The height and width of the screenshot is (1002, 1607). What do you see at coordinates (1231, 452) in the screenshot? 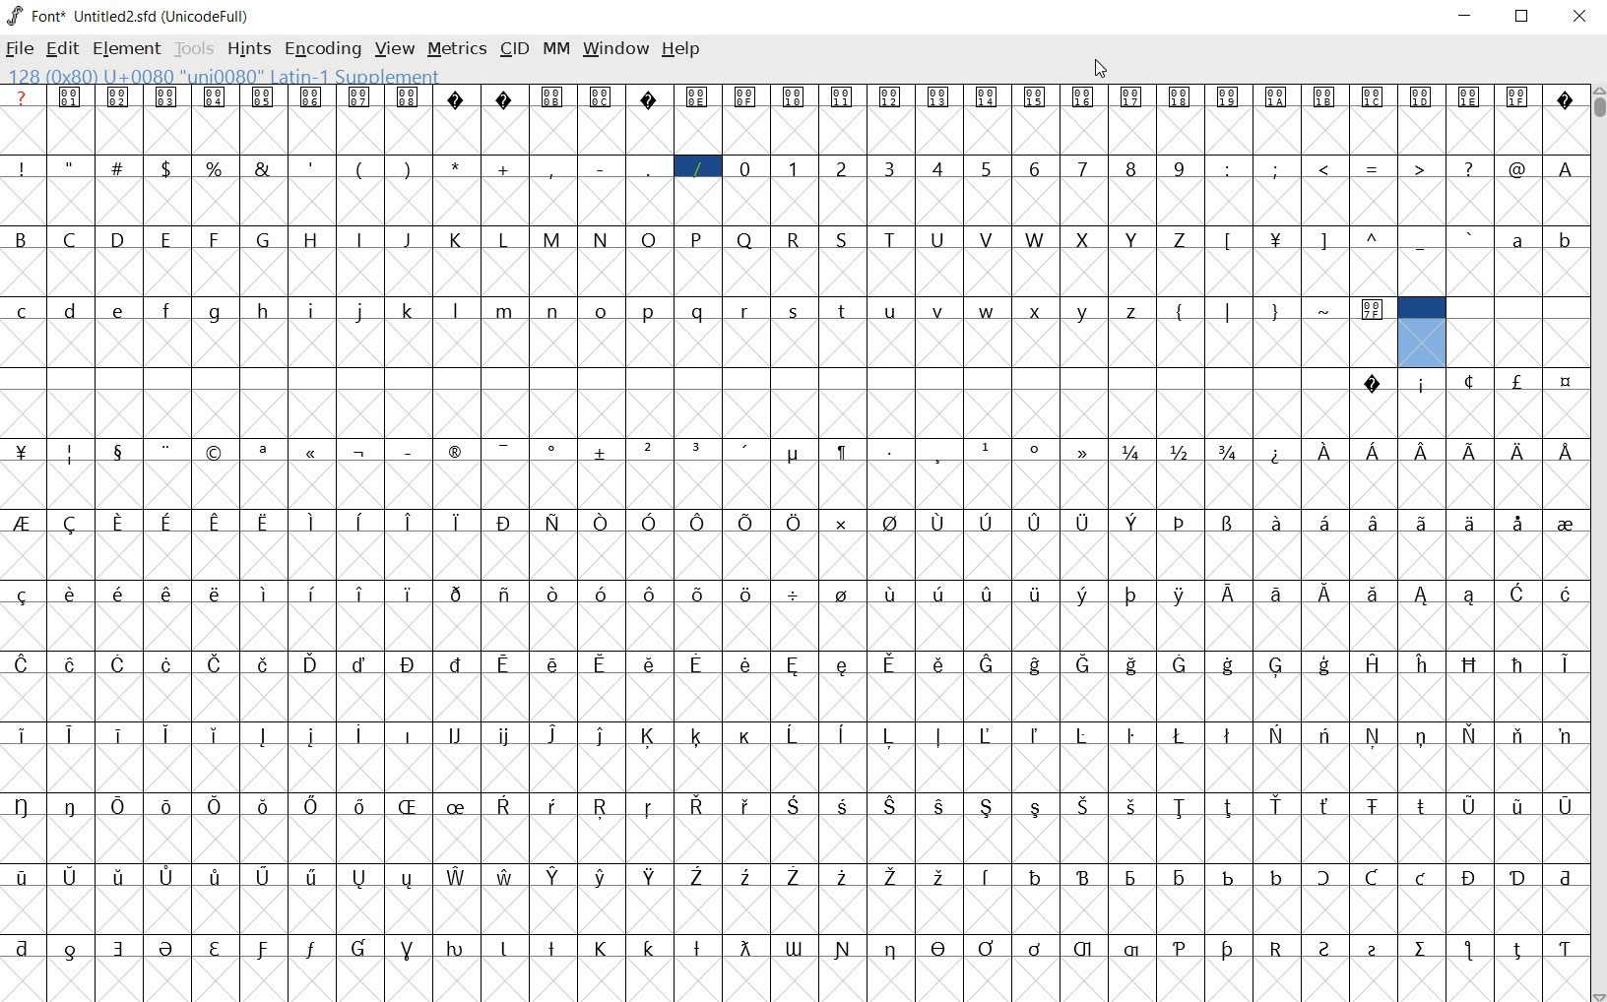
I see `Symbol` at bounding box center [1231, 452].